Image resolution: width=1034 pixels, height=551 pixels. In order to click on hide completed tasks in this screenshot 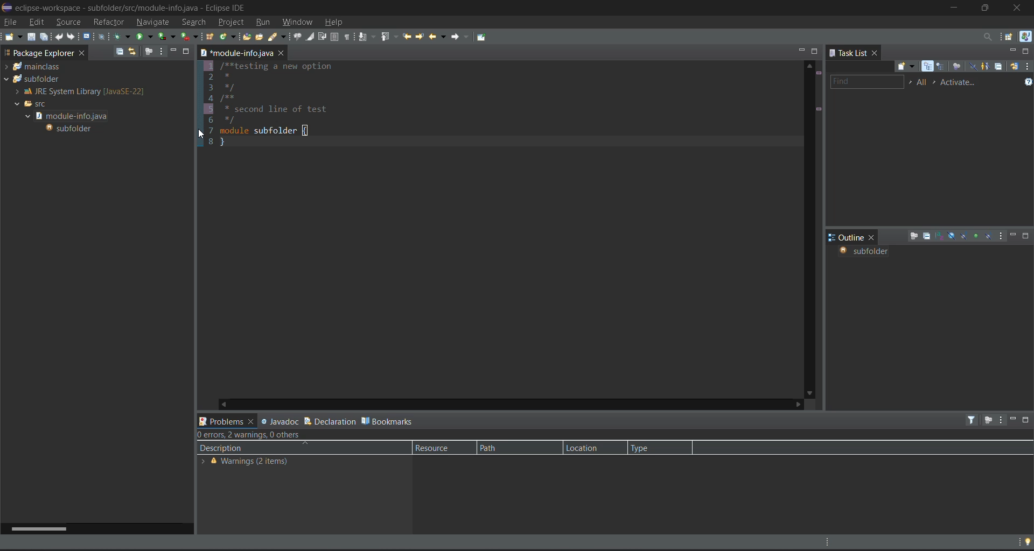, I will do `click(973, 67)`.